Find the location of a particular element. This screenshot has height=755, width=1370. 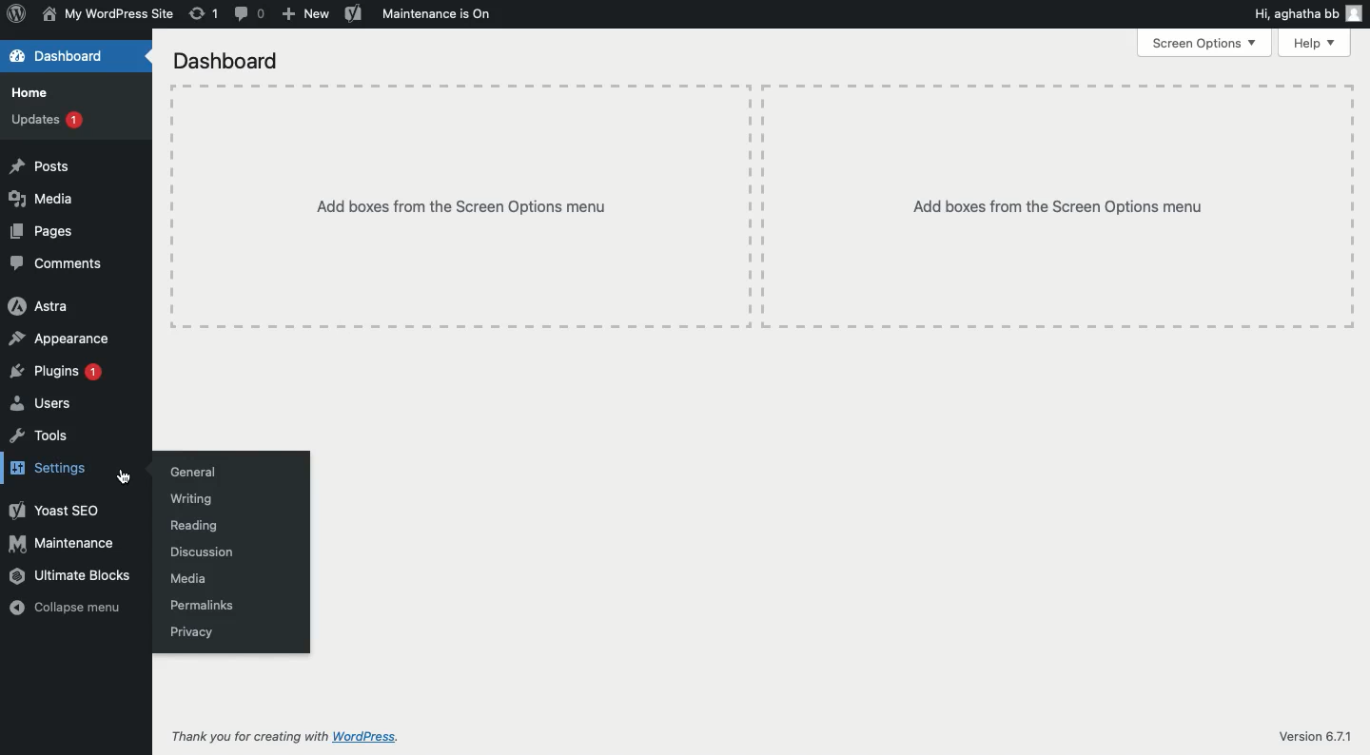

Home is located at coordinates (30, 94).